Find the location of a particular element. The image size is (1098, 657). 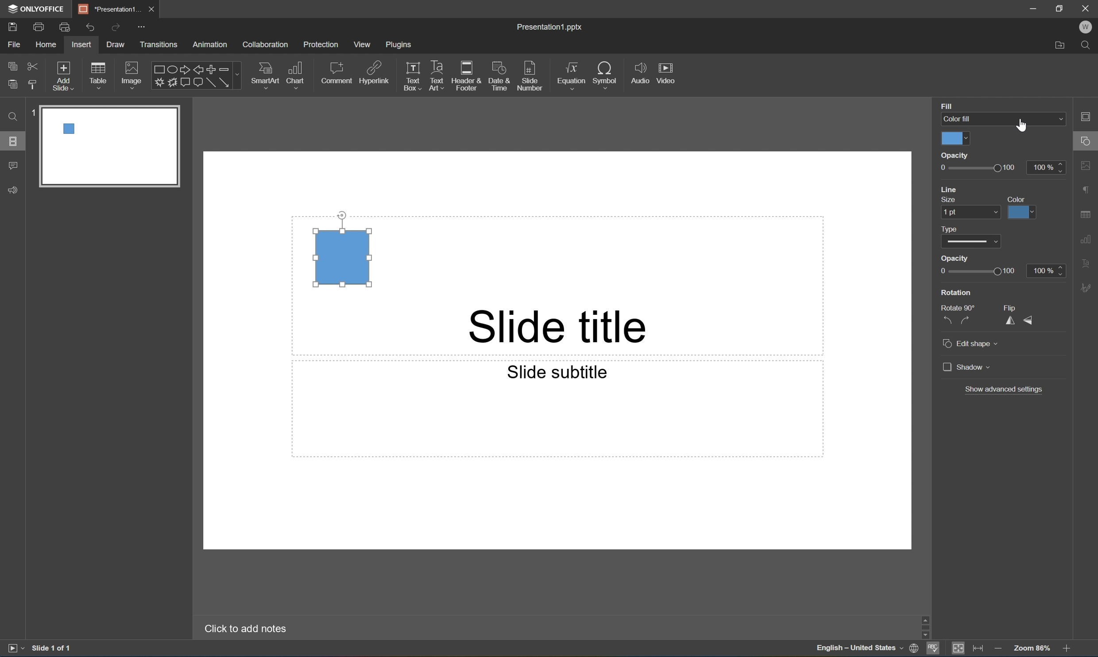

Customize quick access toolbar is located at coordinates (143, 28).